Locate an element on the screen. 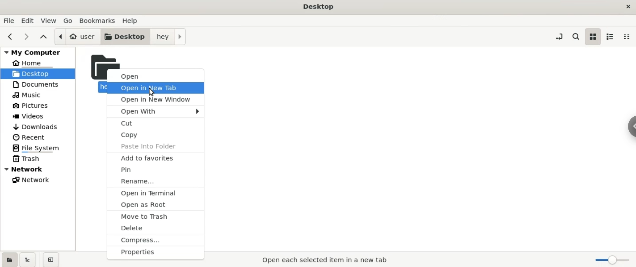 The height and width of the screenshot is (267, 636). downloads is located at coordinates (39, 127).